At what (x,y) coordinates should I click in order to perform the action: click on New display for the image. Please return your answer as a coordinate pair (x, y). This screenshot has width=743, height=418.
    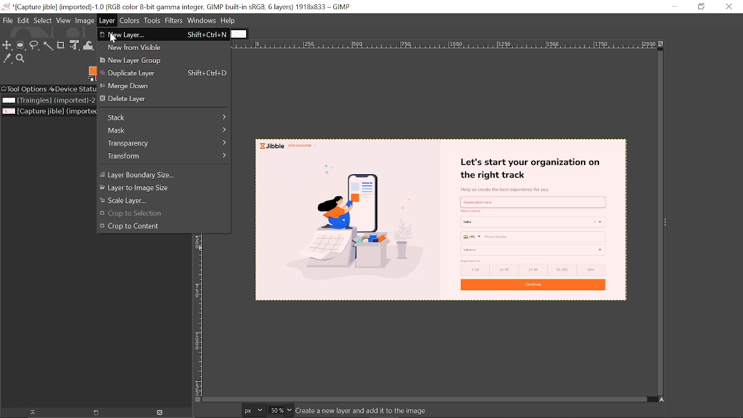
    Looking at the image, I should click on (91, 413).